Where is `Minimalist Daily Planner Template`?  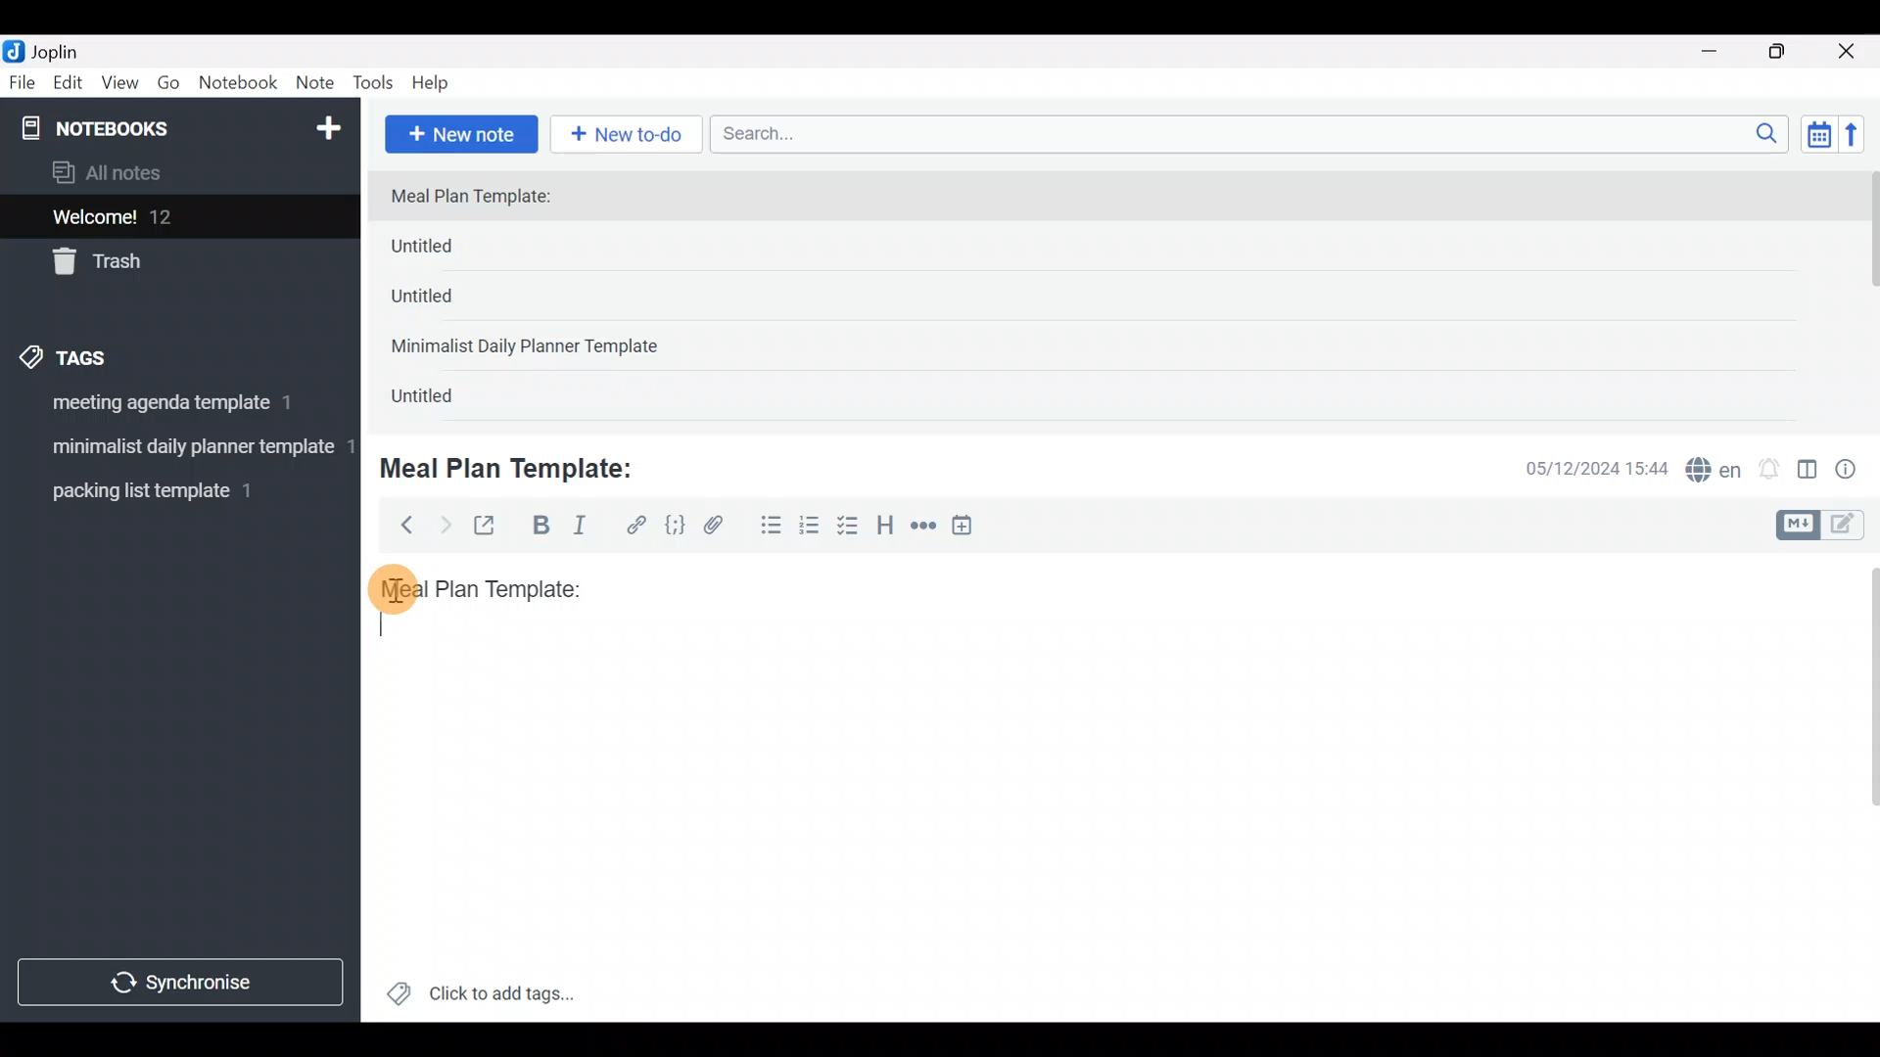 Minimalist Daily Planner Template is located at coordinates (531, 348).